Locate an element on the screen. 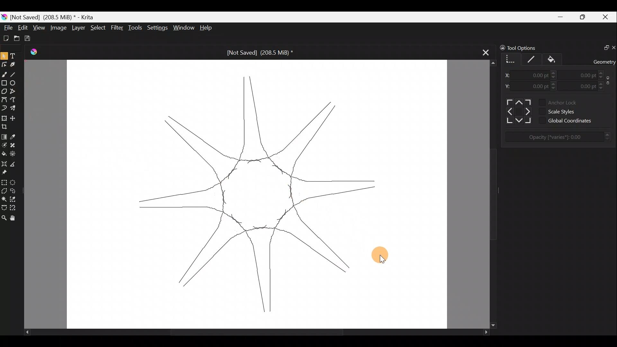 This screenshot has height=347, width=617. Enclose and fill tool is located at coordinates (14, 154).